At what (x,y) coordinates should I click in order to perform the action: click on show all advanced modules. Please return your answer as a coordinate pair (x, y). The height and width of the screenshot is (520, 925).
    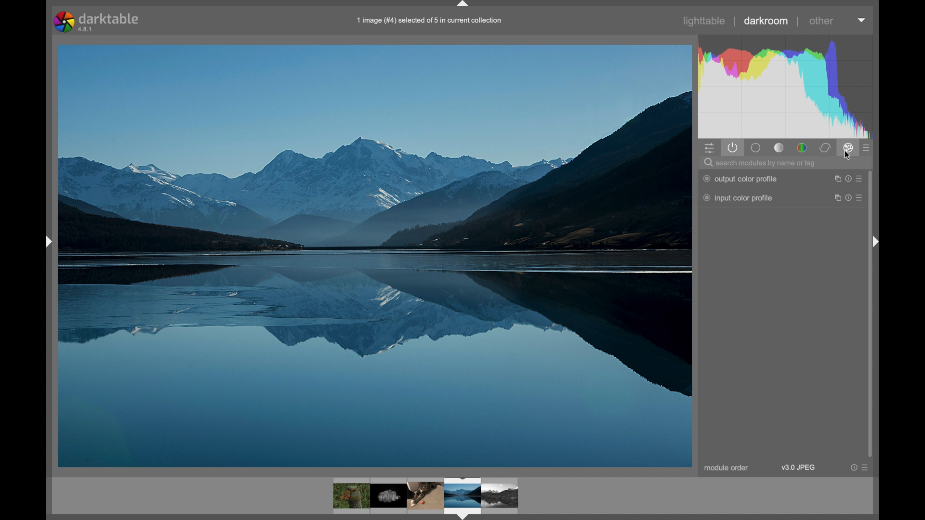
    Looking at the image, I should click on (867, 148).